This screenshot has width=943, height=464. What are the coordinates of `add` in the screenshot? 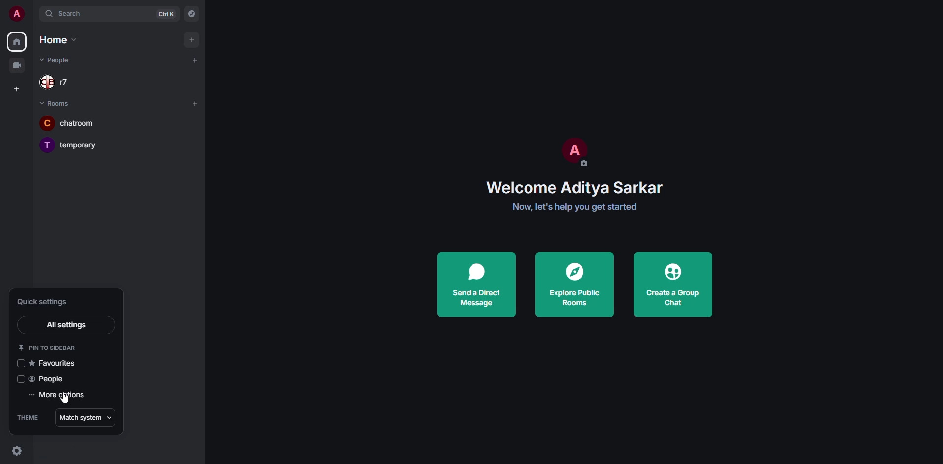 It's located at (195, 103).